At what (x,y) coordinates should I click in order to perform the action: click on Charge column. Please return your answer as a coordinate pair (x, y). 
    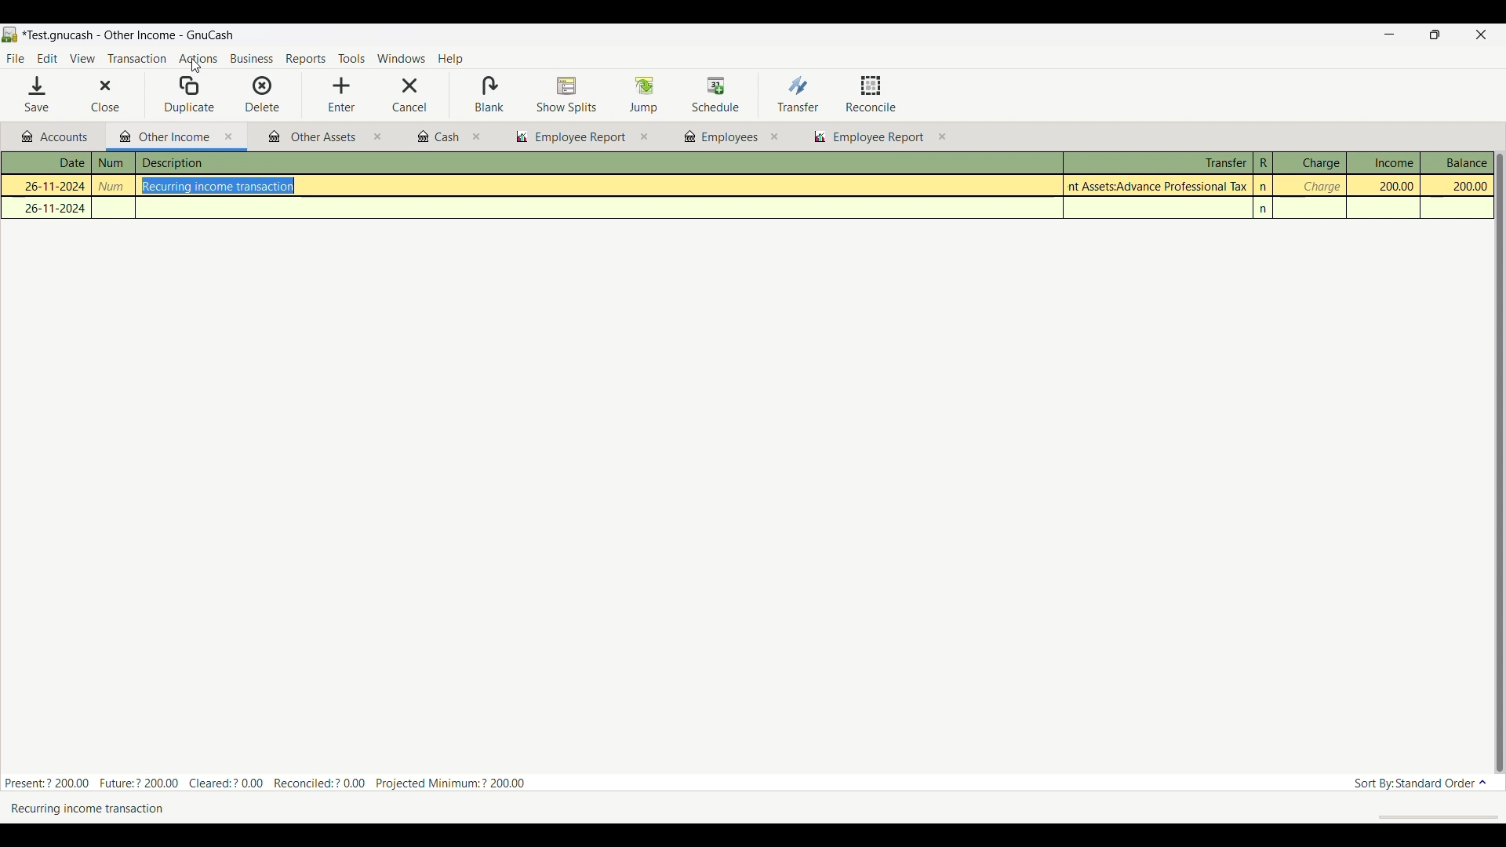
    Looking at the image, I should click on (1309, 163).